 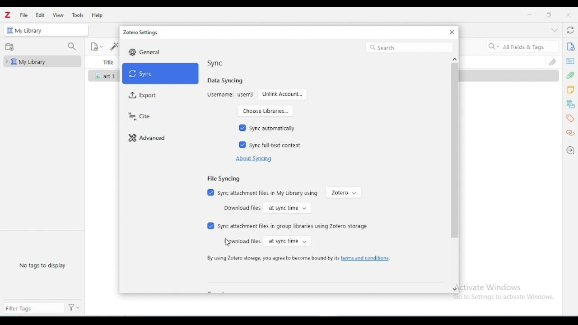 What do you see at coordinates (107, 62) in the screenshot?
I see `title` at bounding box center [107, 62].